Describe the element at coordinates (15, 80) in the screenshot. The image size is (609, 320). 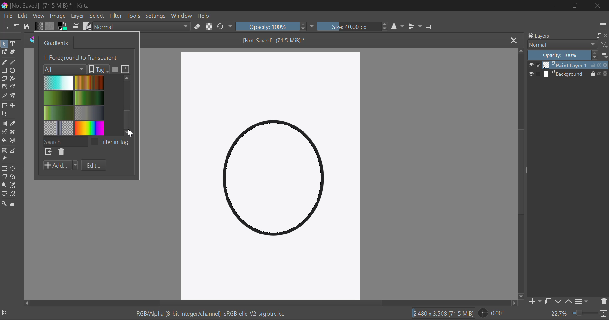
I see `Polyline` at that location.